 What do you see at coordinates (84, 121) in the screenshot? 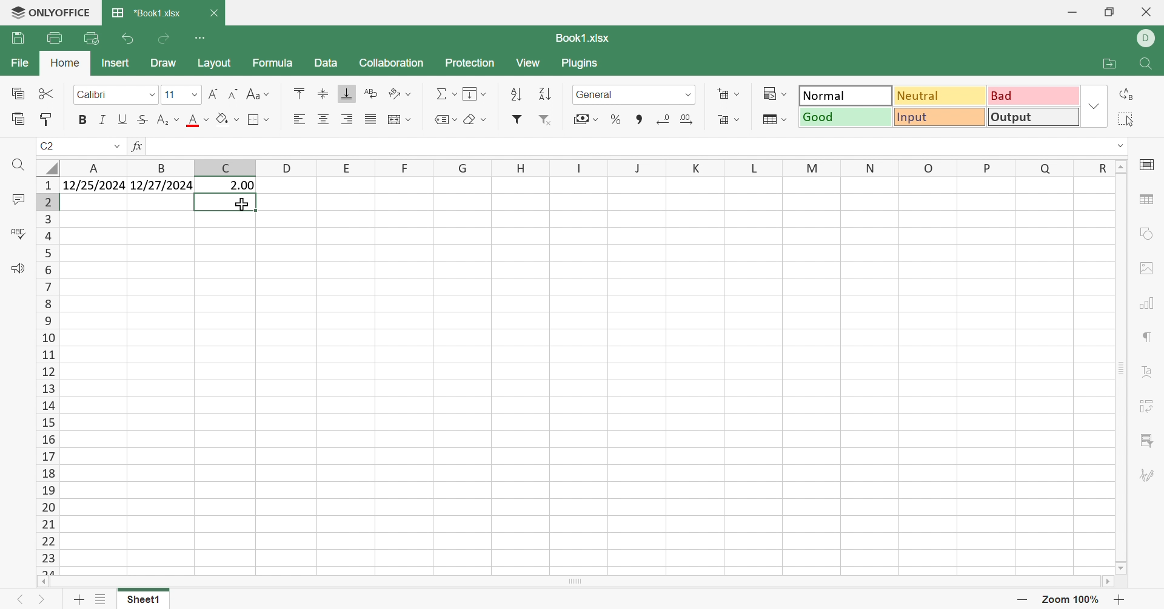
I see `Bold` at bounding box center [84, 121].